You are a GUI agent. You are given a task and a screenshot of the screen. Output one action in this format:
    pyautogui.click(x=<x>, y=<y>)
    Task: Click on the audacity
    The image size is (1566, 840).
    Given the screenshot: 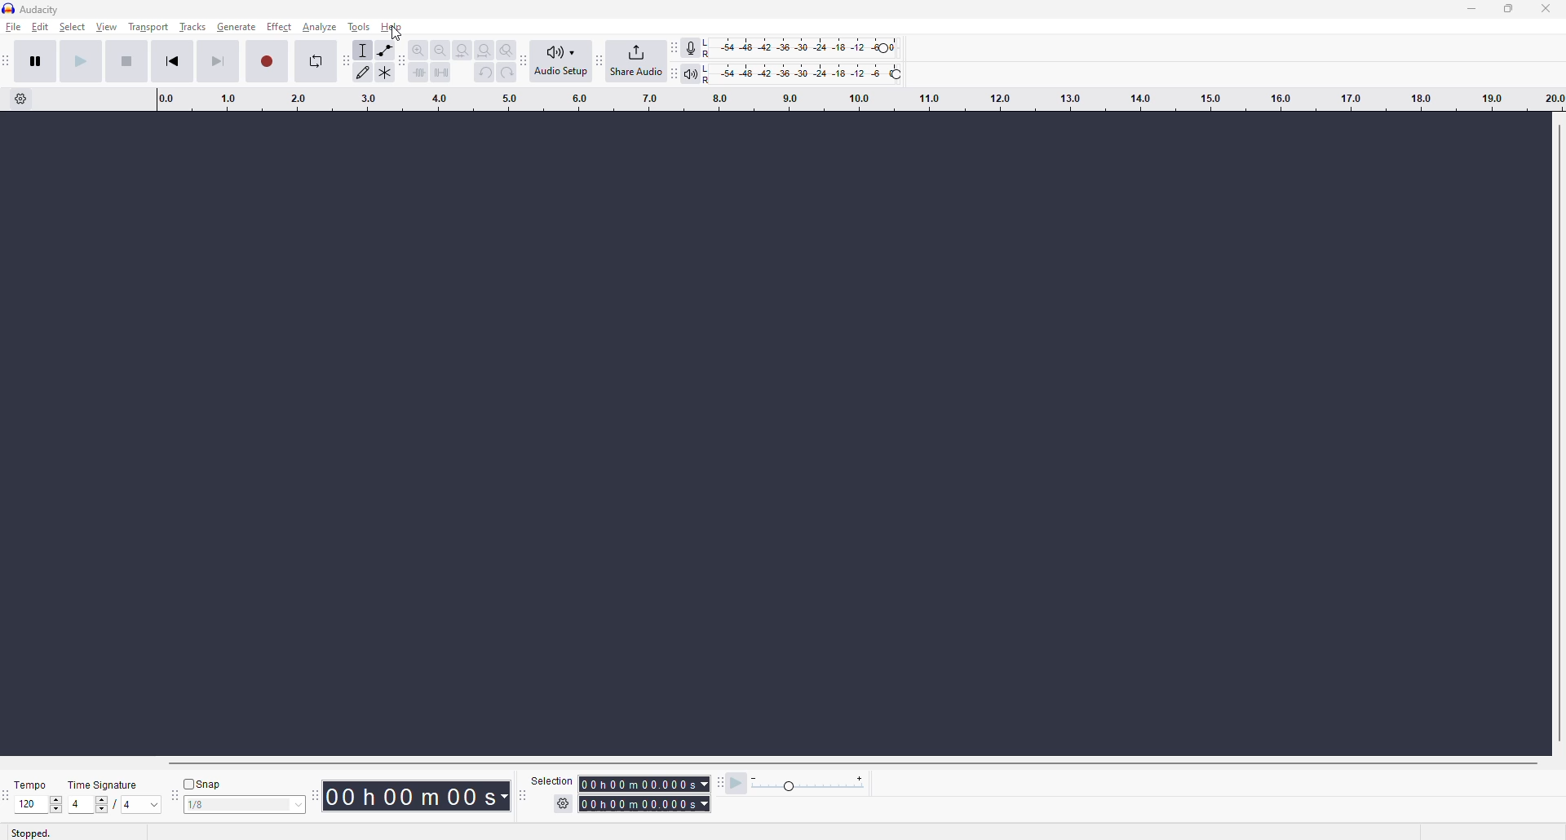 What is the action you would take?
    pyautogui.click(x=32, y=11)
    